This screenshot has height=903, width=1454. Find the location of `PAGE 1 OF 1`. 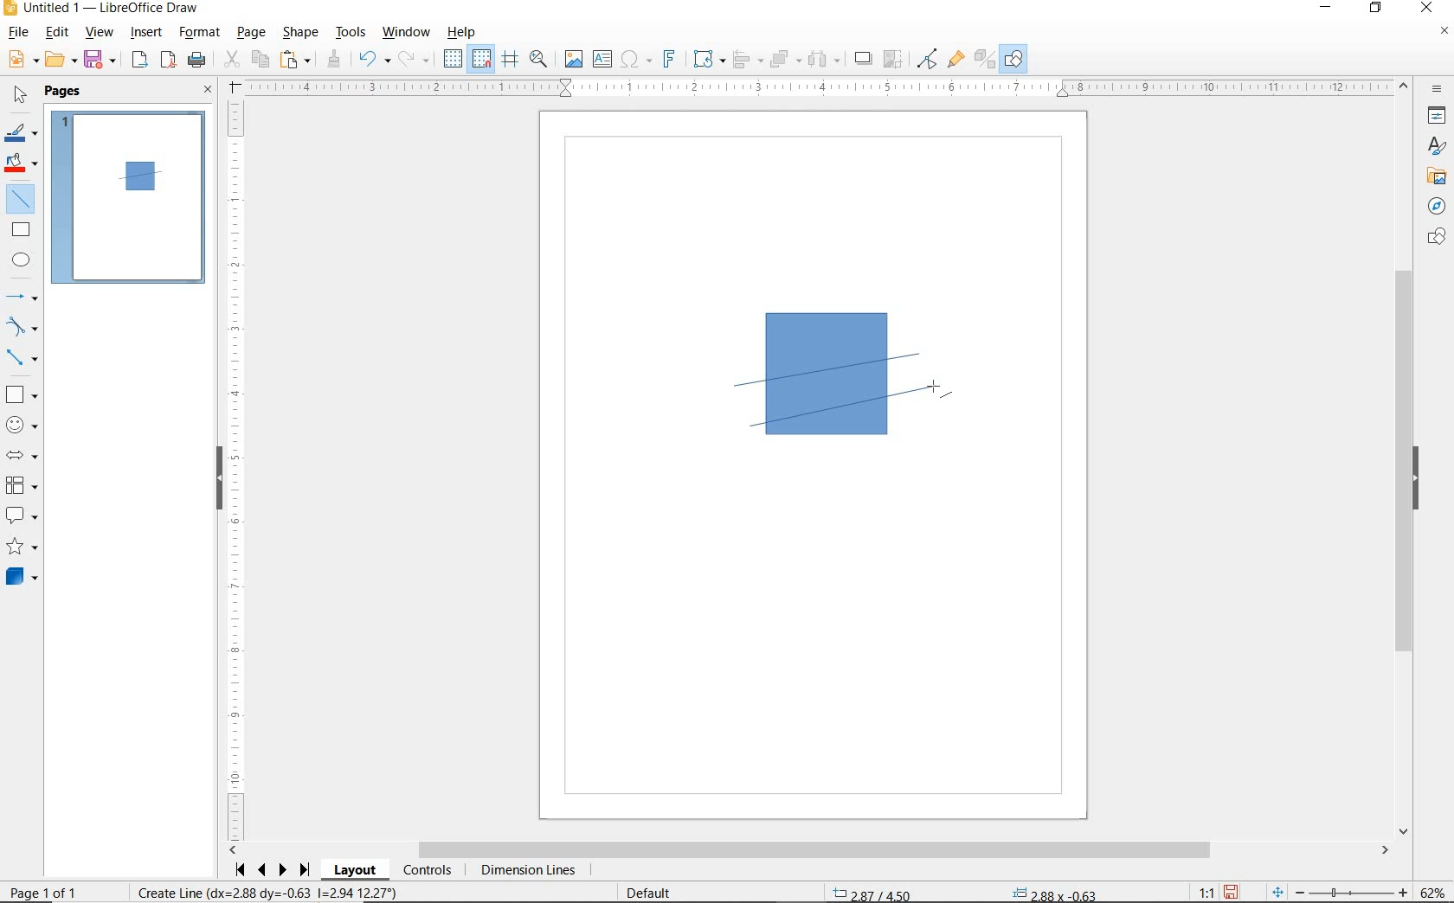

PAGE 1 OF 1 is located at coordinates (62, 894).